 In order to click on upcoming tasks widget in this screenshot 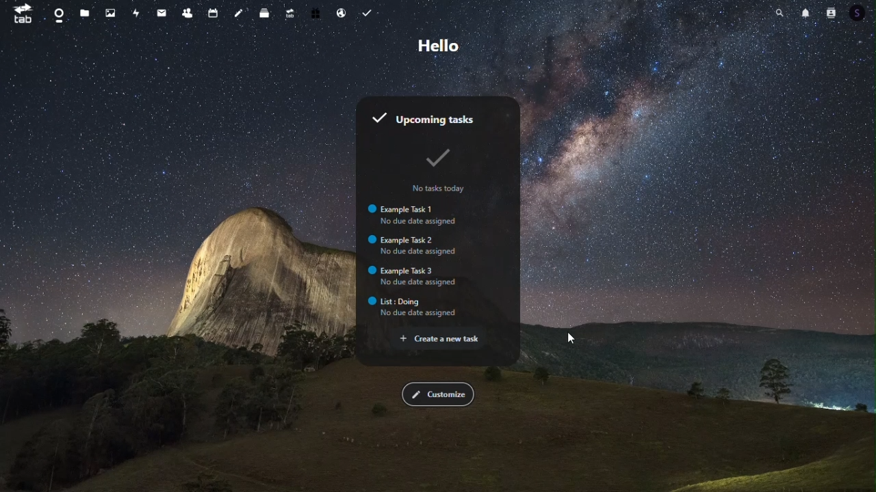, I will do `click(437, 112)`.